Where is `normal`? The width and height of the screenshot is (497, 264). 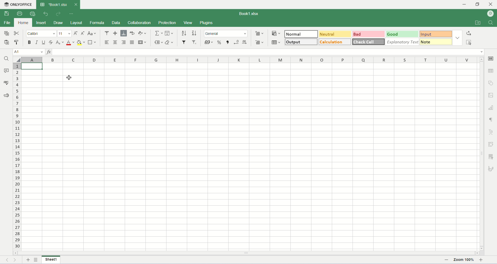 normal is located at coordinates (302, 34).